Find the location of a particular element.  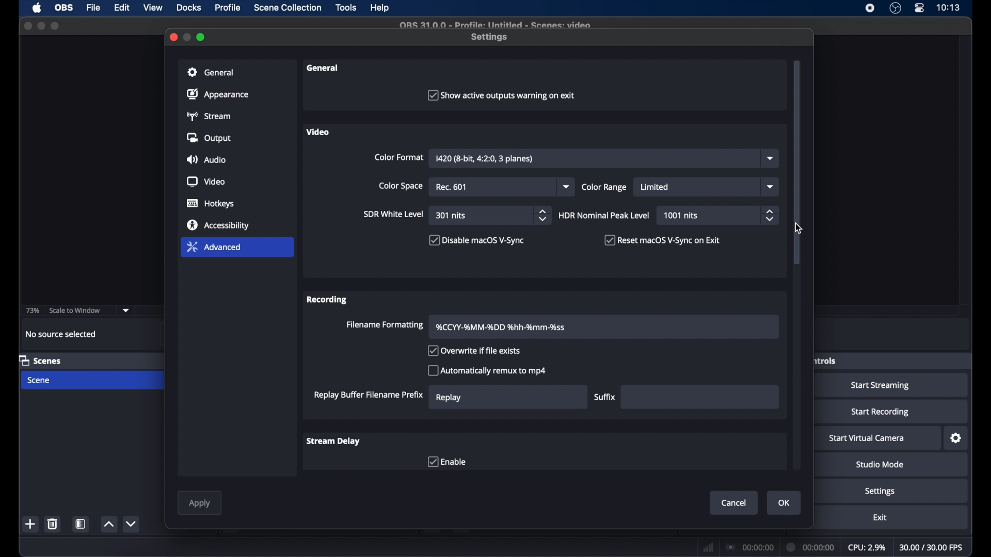

close is located at coordinates (173, 36).